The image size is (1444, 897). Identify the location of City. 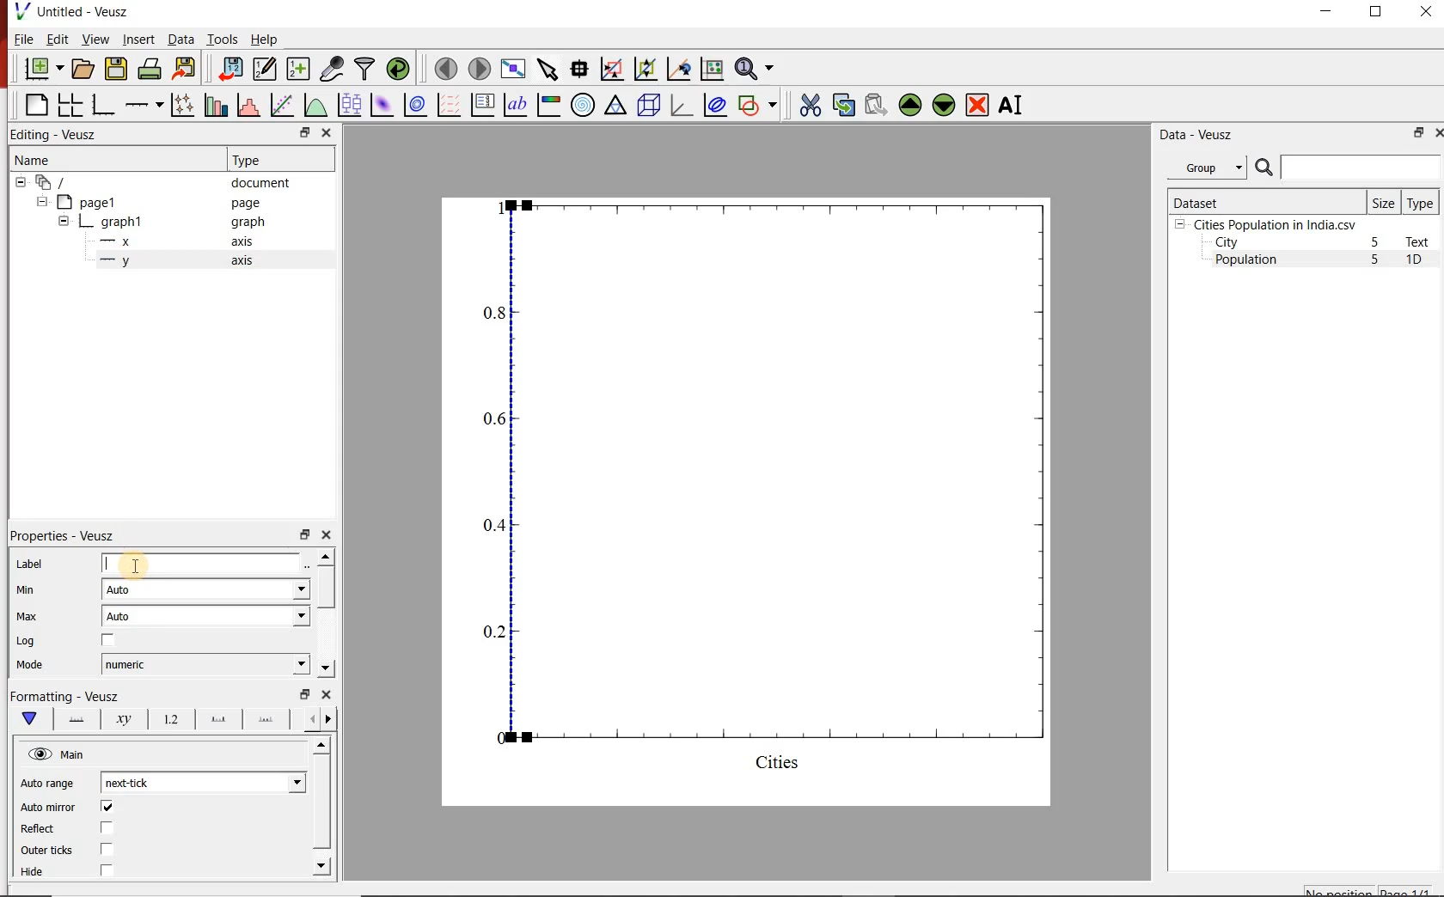
(1227, 242).